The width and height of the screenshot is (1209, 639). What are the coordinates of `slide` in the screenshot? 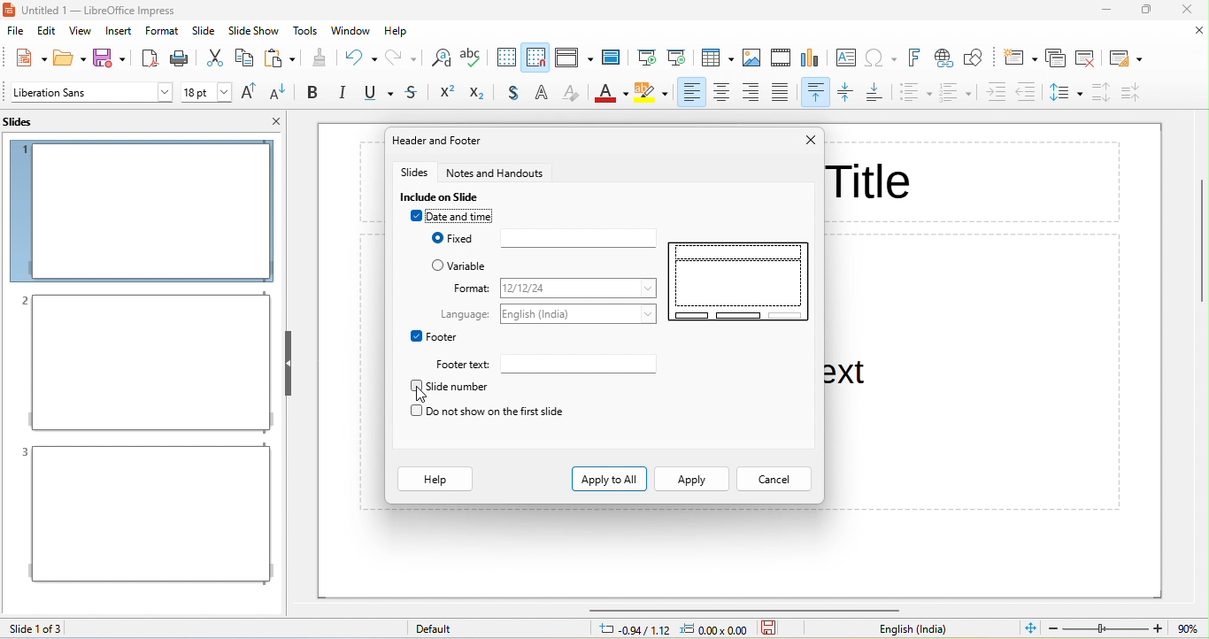 It's located at (205, 30).